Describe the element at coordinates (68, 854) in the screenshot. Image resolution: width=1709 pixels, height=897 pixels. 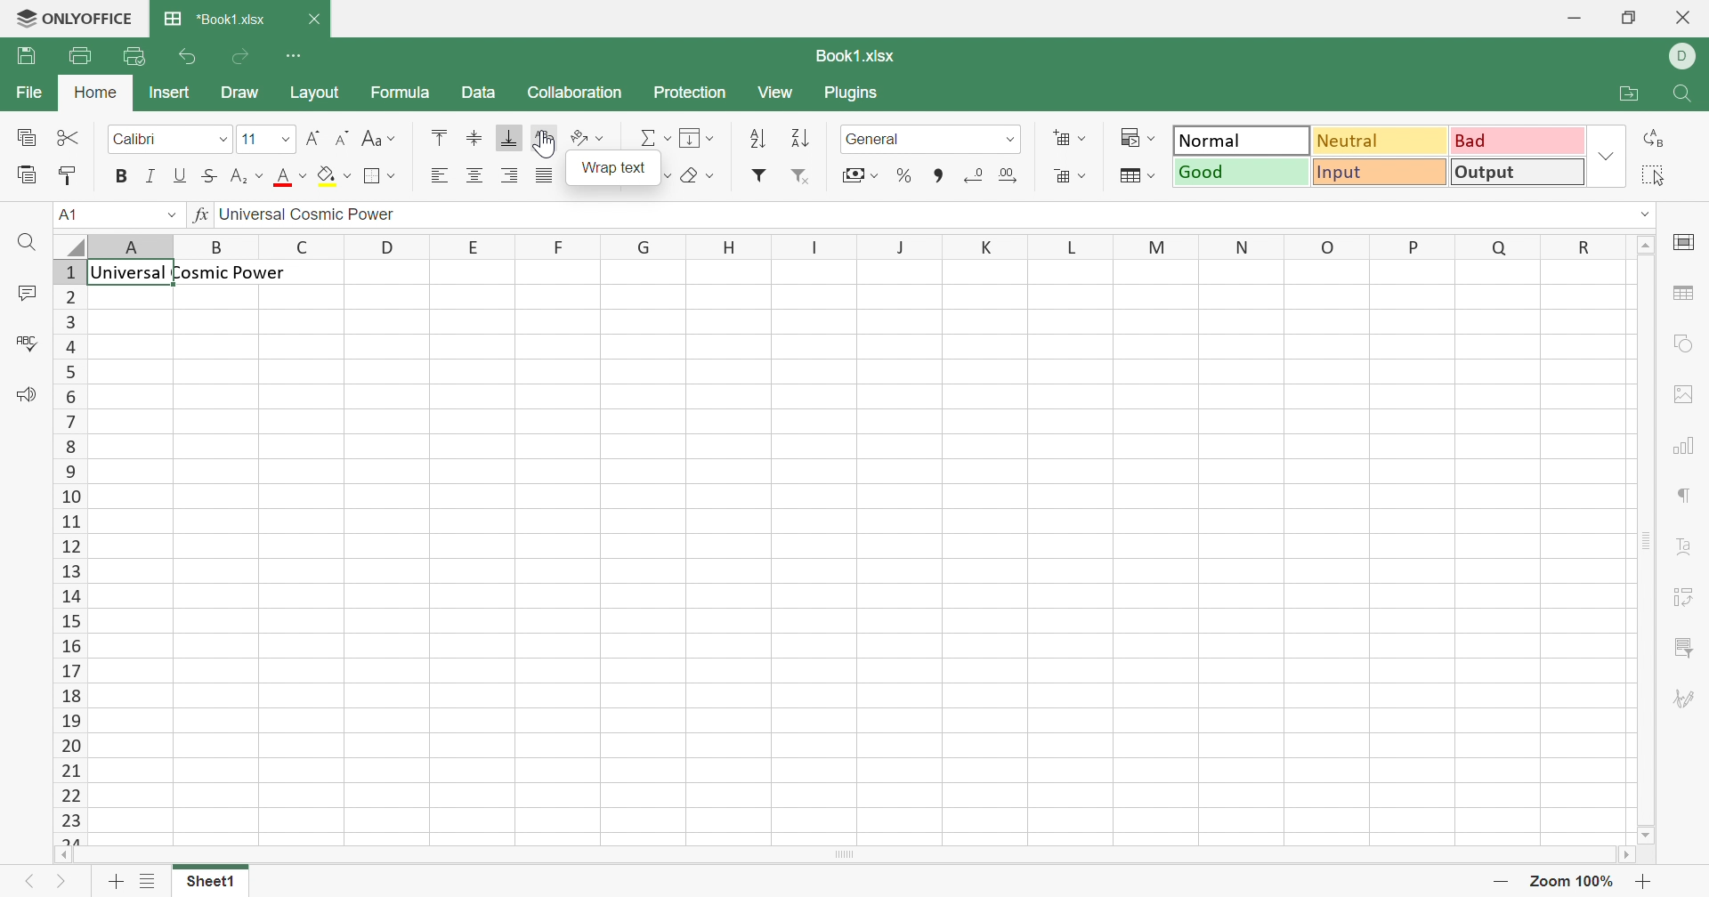
I see `Scroll Left` at that location.